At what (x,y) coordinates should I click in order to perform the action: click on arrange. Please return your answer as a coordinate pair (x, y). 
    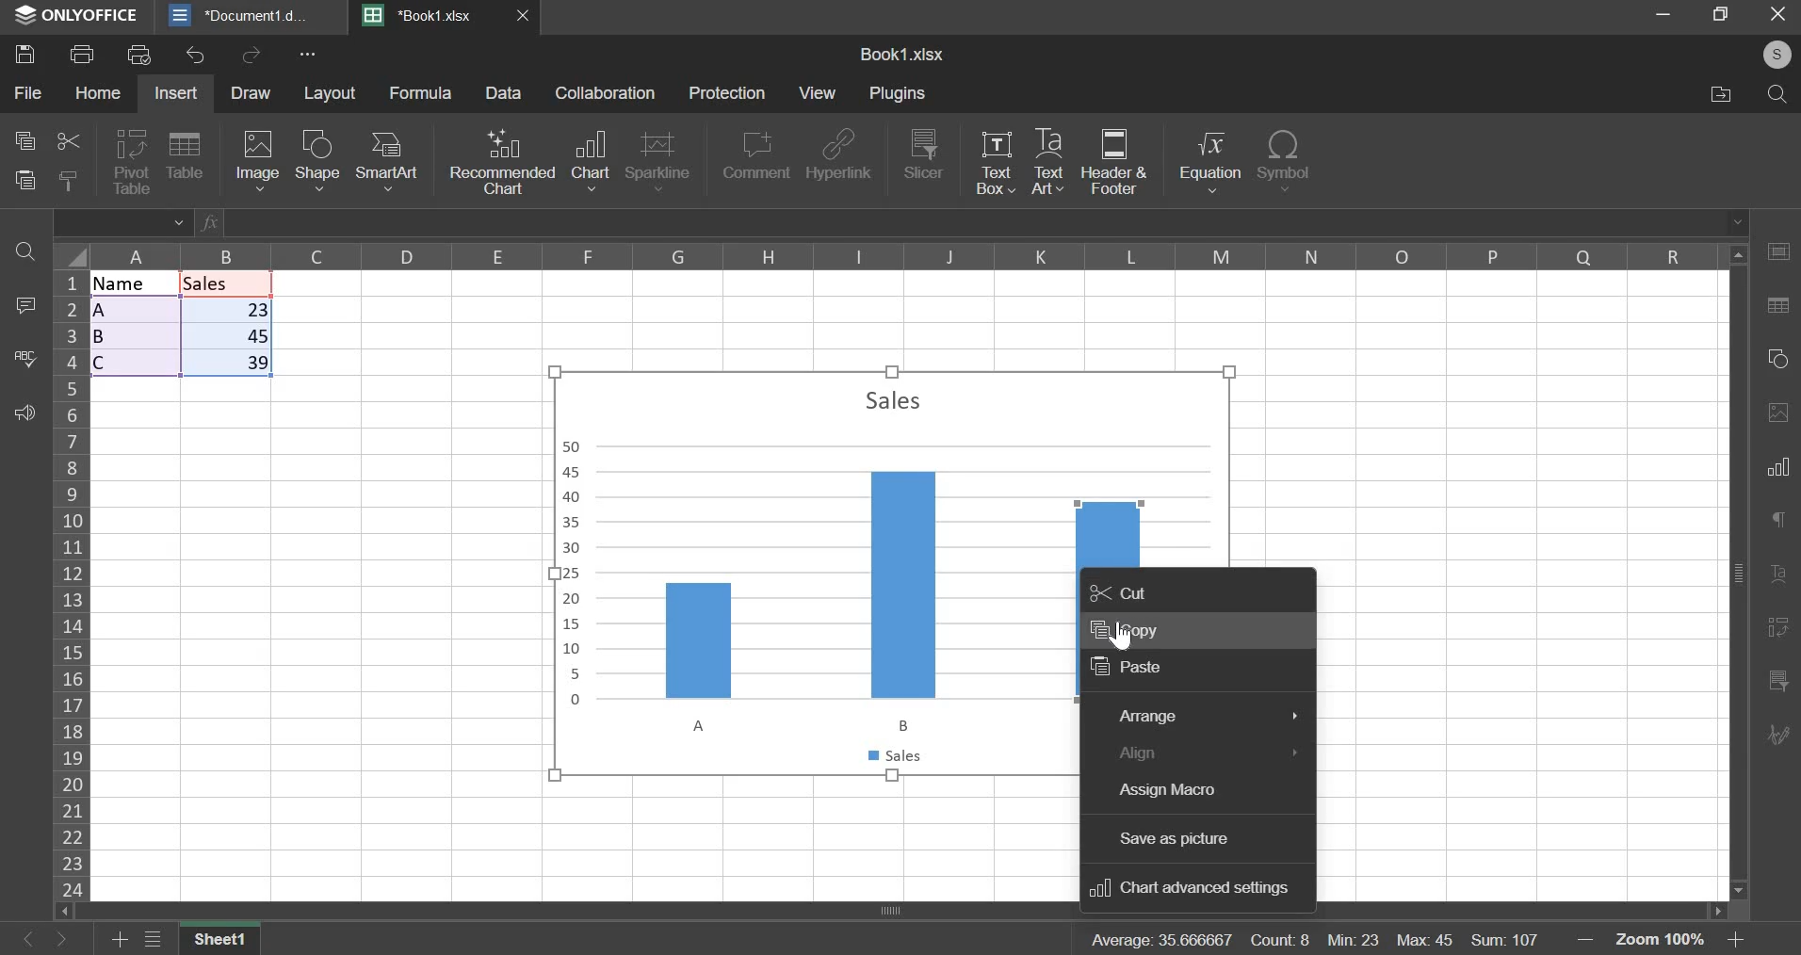
    Looking at the image, I should click on (1207, 718).